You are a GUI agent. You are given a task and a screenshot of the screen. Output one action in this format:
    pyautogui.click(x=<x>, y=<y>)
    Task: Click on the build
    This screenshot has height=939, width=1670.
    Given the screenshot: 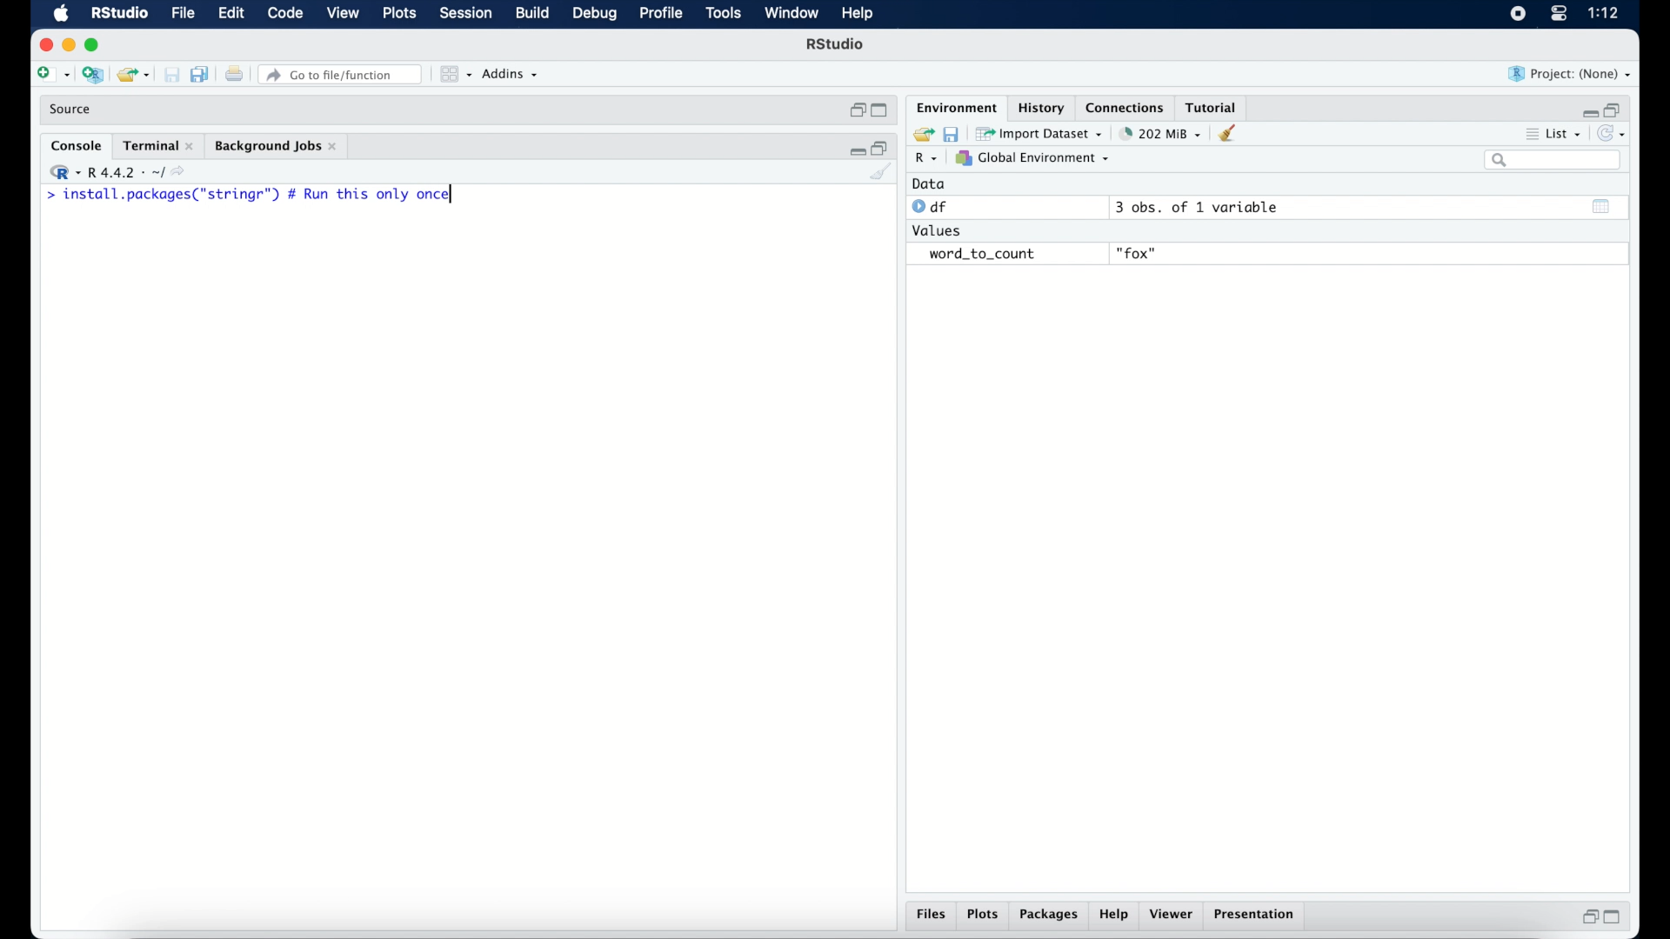 What is the action you would take?
    pyautogui.click(x=531, y=13)
    